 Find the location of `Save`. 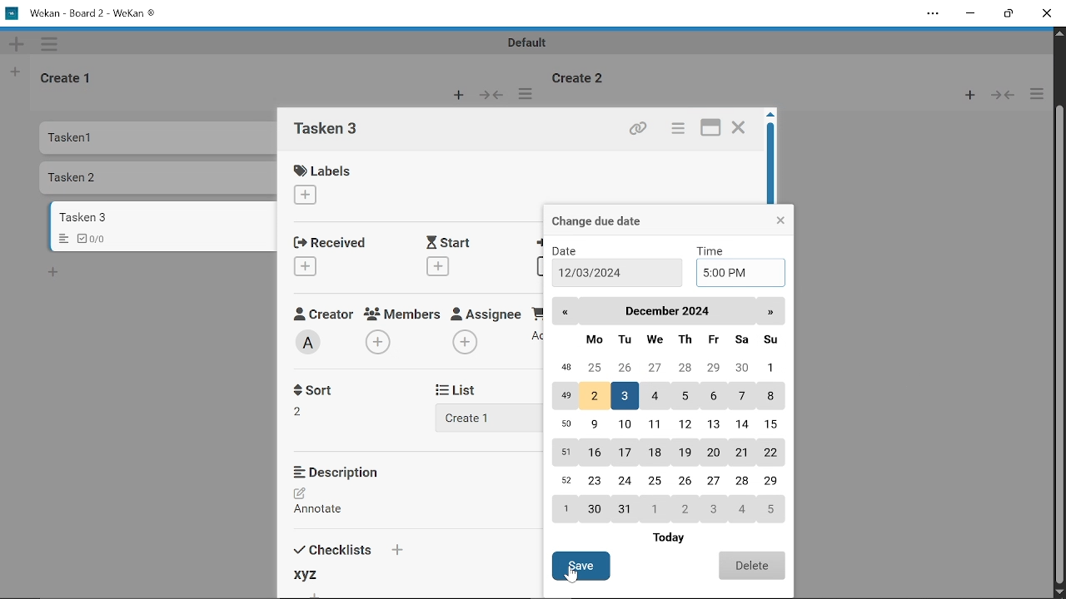

Save is located at coordinates (580, 562).